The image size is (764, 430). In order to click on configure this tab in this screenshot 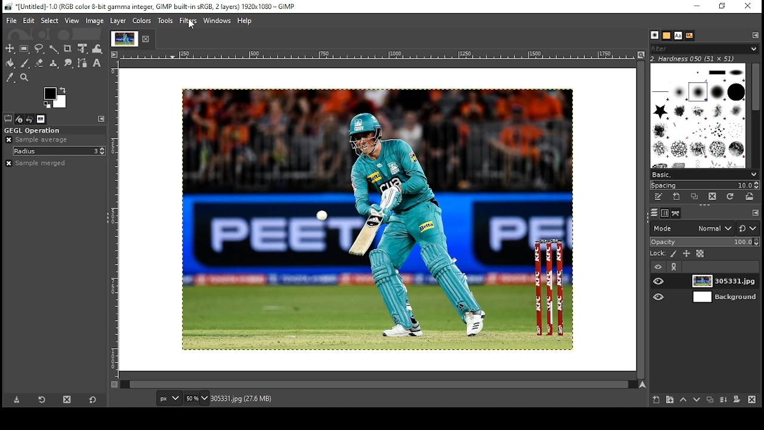, I will do `click(754, 214)`.